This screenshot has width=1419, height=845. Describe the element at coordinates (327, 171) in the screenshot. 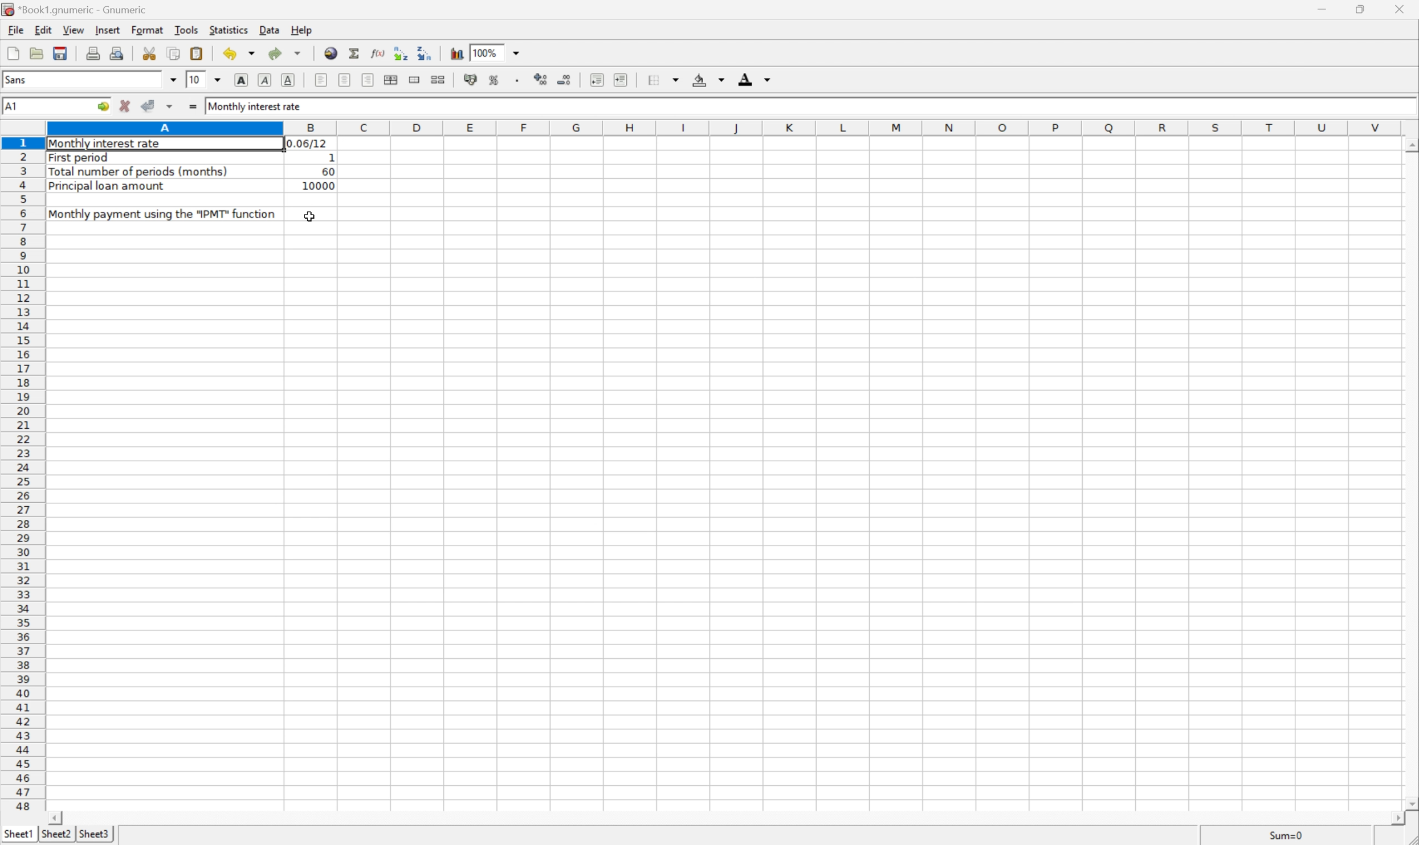

I see `60` at that location.